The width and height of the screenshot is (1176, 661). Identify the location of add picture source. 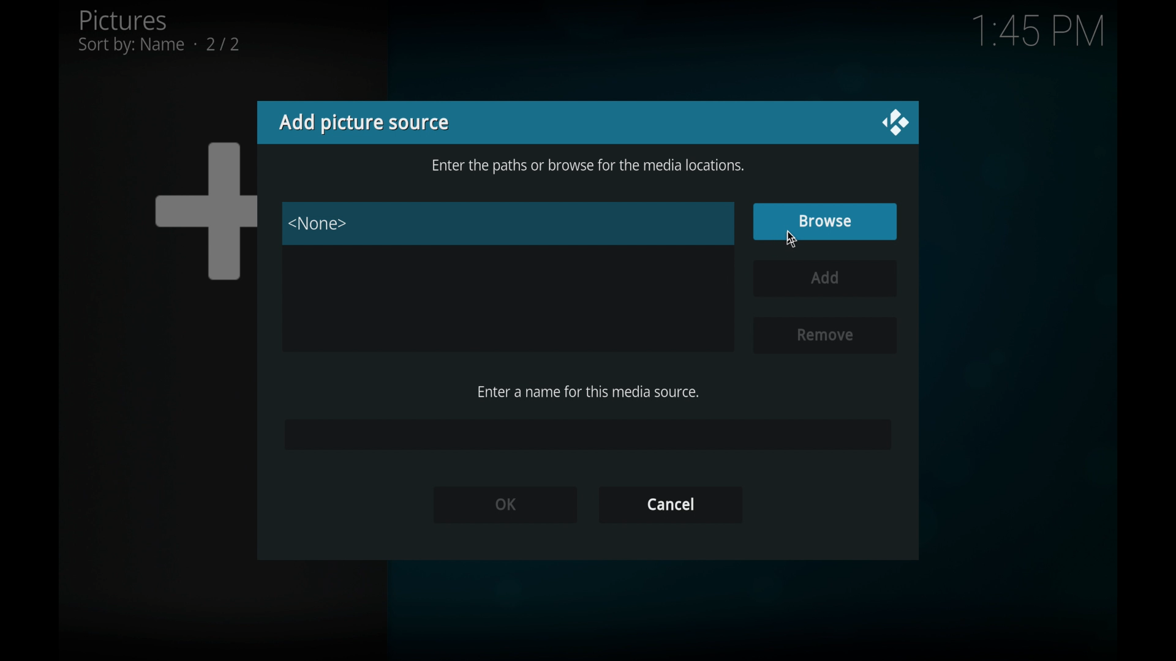
(363, 122).